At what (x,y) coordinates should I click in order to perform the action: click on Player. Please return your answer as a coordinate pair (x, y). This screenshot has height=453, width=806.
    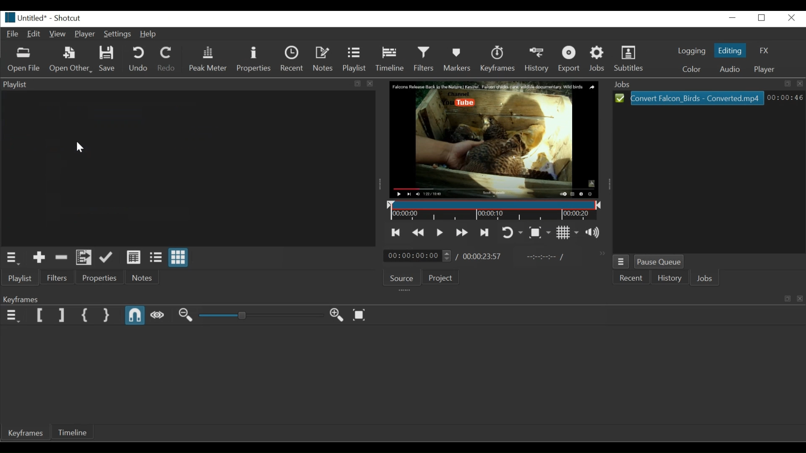
    Looking at the image, I should click on (764, 70).